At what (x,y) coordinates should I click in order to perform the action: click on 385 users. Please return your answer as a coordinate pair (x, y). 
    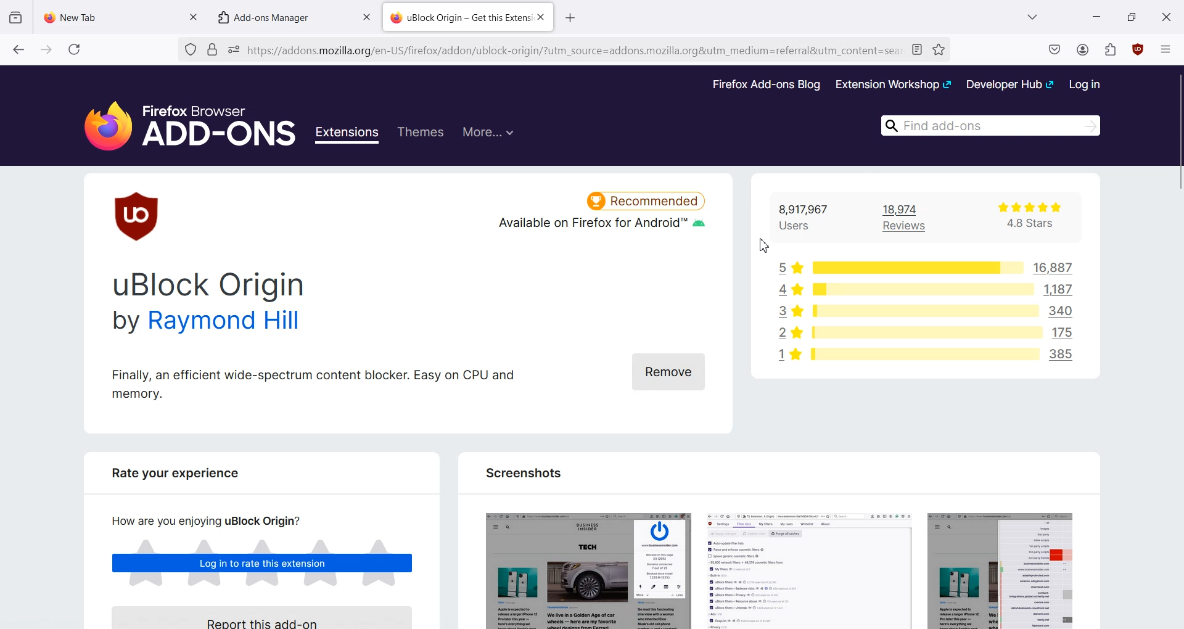
    Looking at the image, I should click on (1066, 356).